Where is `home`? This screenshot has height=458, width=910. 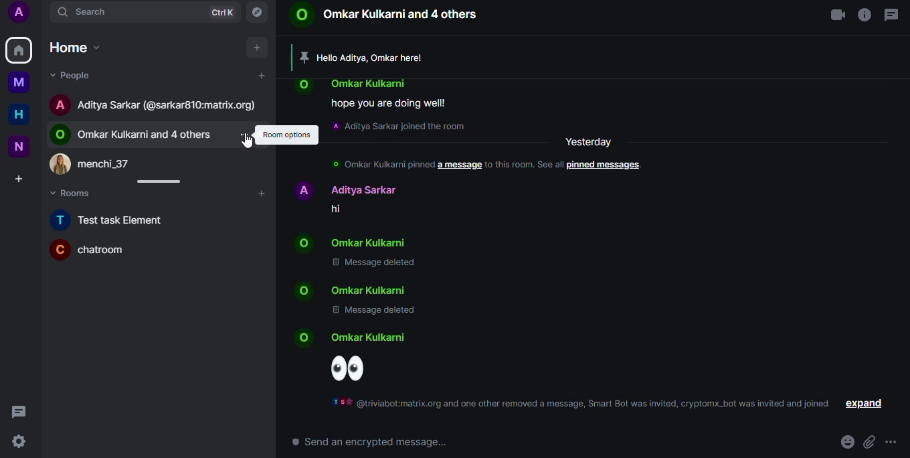
home is located at coordinates (19, 50).